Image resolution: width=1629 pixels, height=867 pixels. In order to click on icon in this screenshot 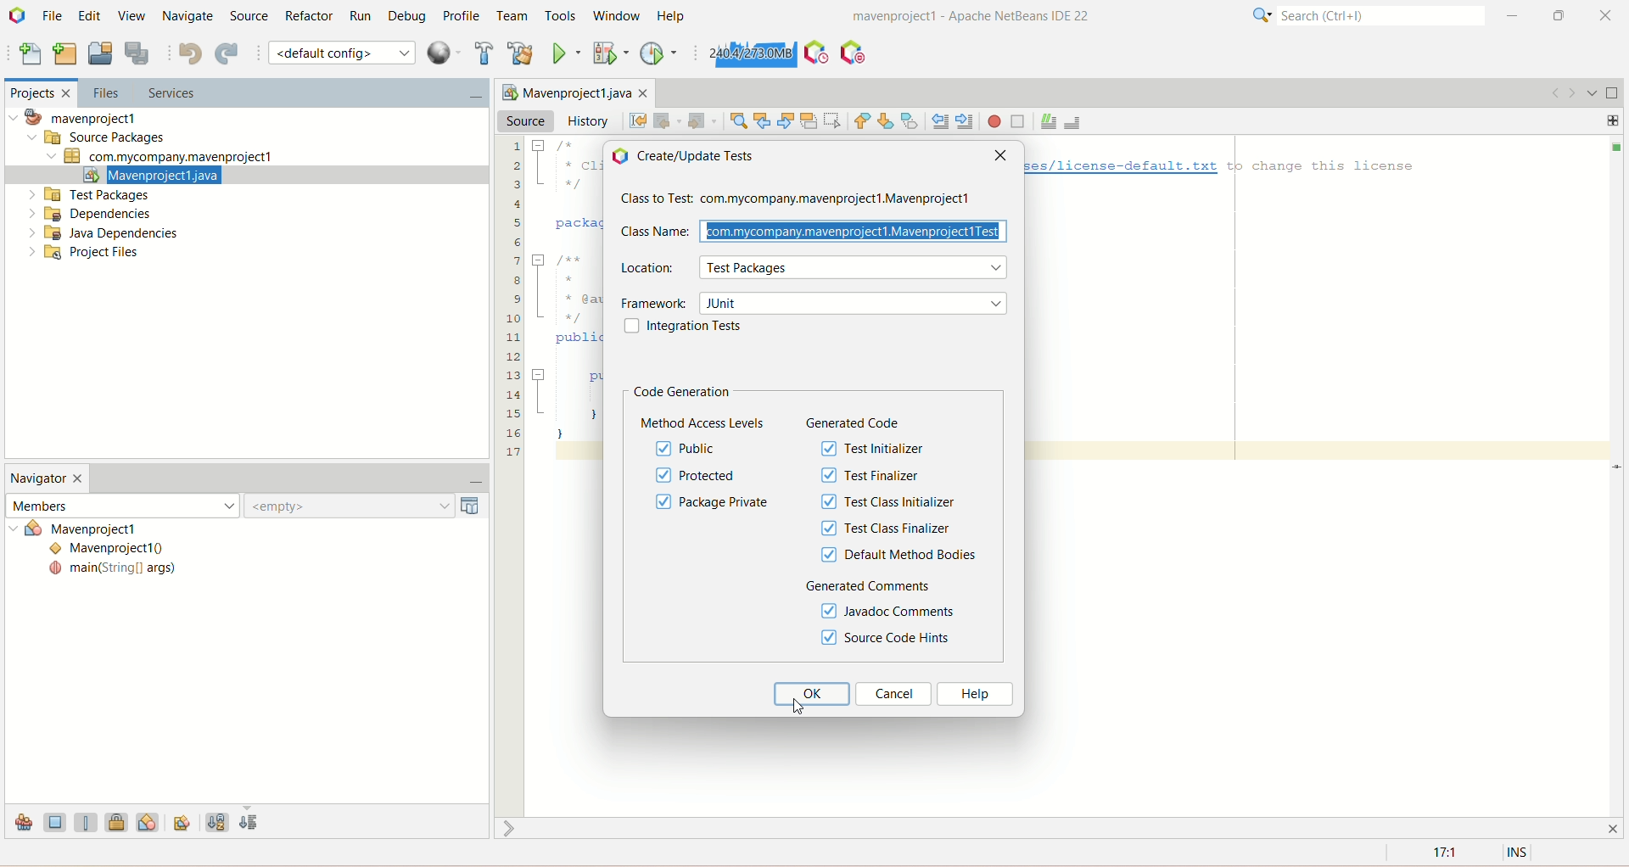, I will do `click(619, 157)`.